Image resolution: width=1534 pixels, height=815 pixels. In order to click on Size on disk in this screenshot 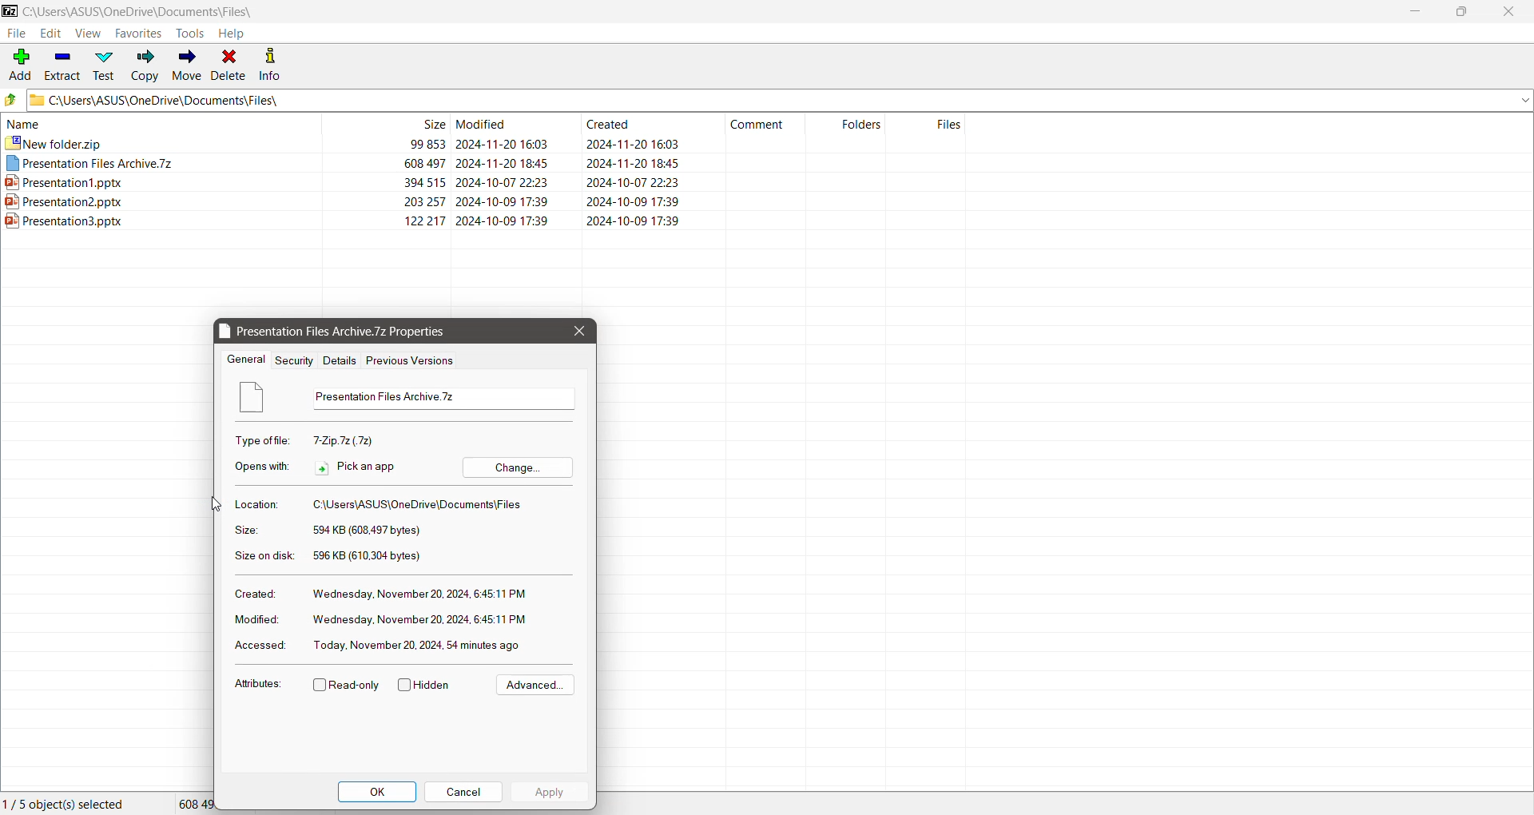, I will do `click(262, 557)`.